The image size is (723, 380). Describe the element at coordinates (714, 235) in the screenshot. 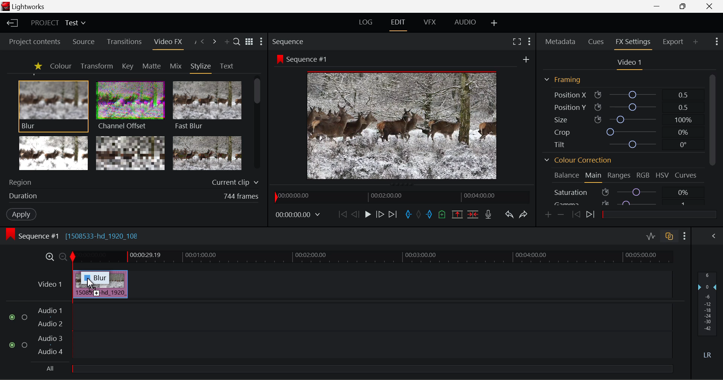

I see `View Audio Mix` at that location.